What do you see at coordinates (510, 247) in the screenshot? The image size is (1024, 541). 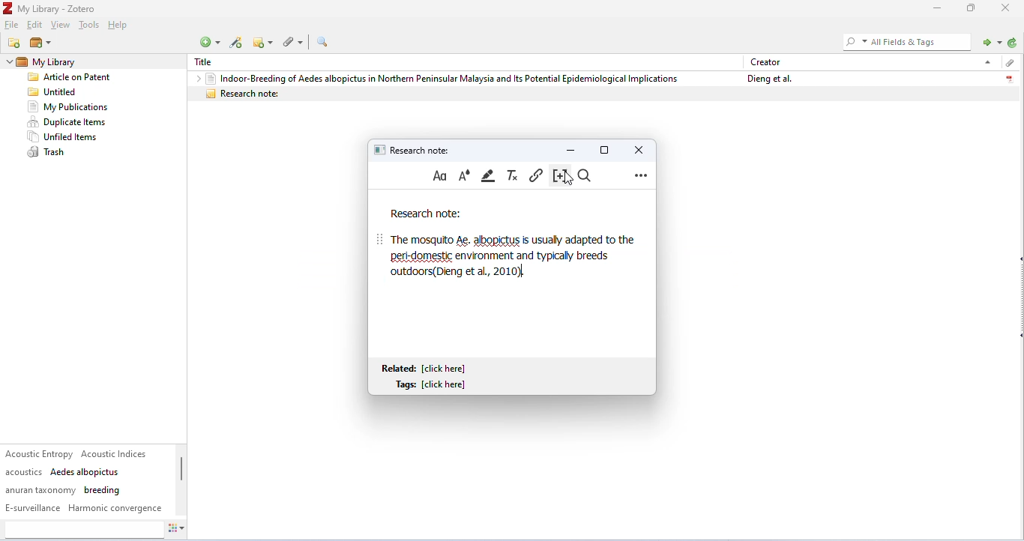 I see `text of research note` at bounding box center [510, 247].